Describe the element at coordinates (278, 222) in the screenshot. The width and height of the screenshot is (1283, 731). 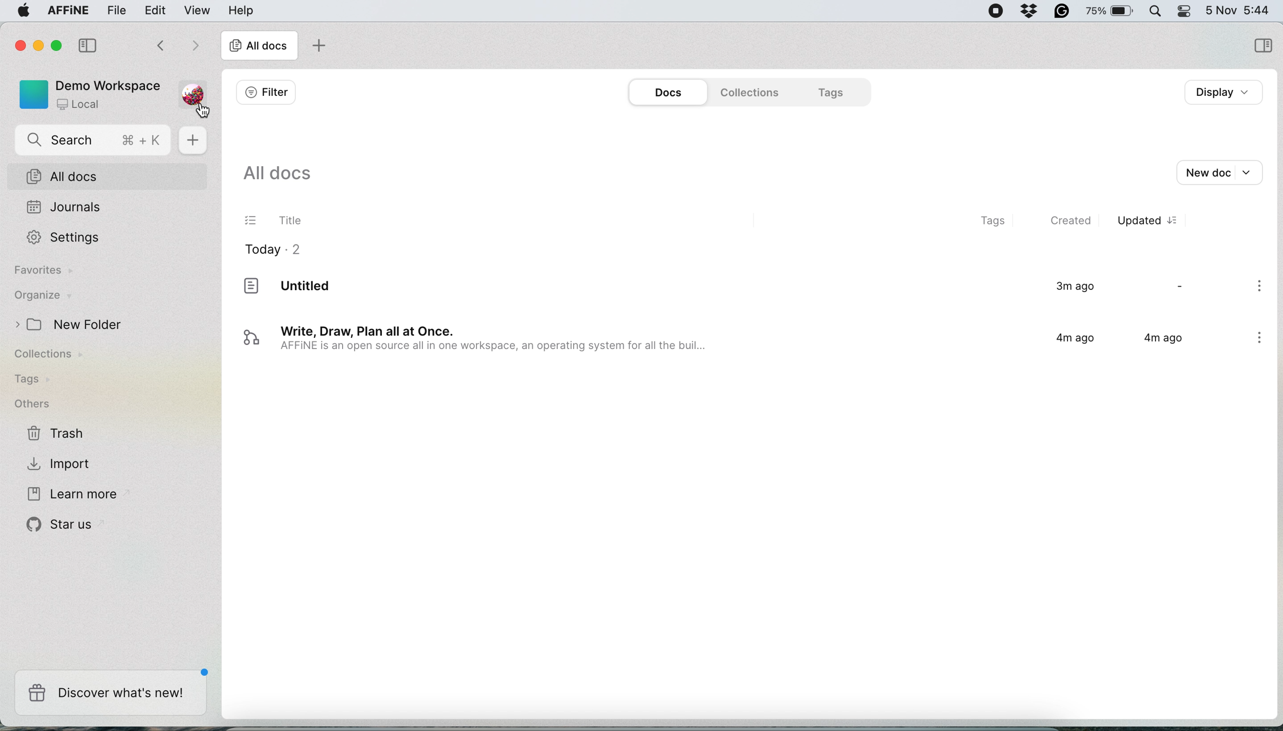
I see `title` at that location.